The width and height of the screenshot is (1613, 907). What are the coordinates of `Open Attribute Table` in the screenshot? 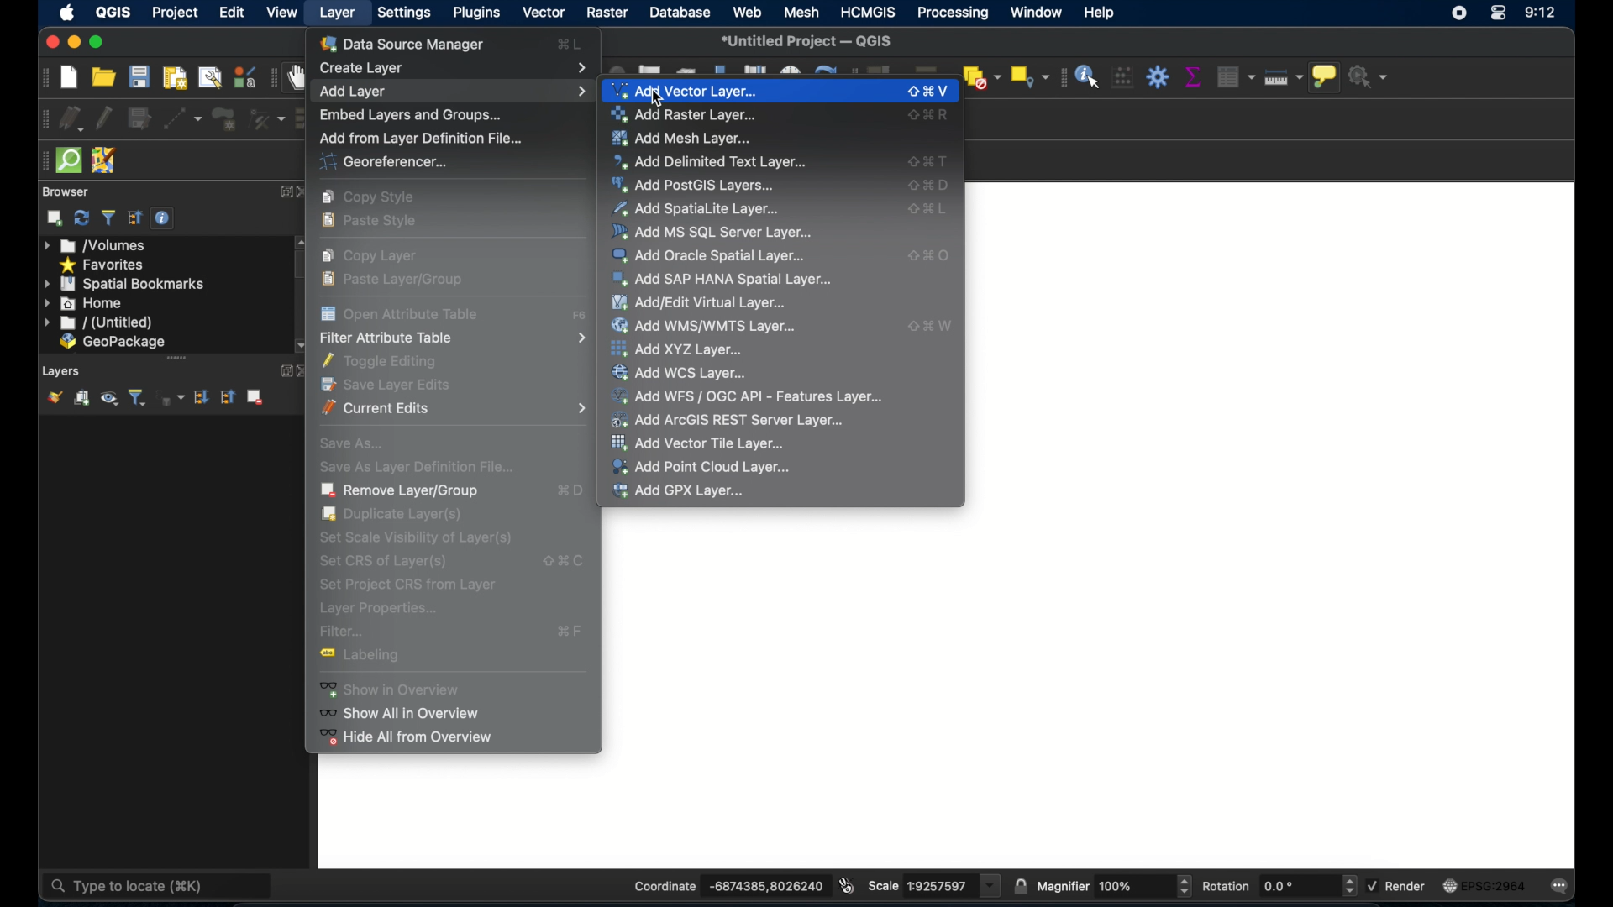 It's located at (454, 316).